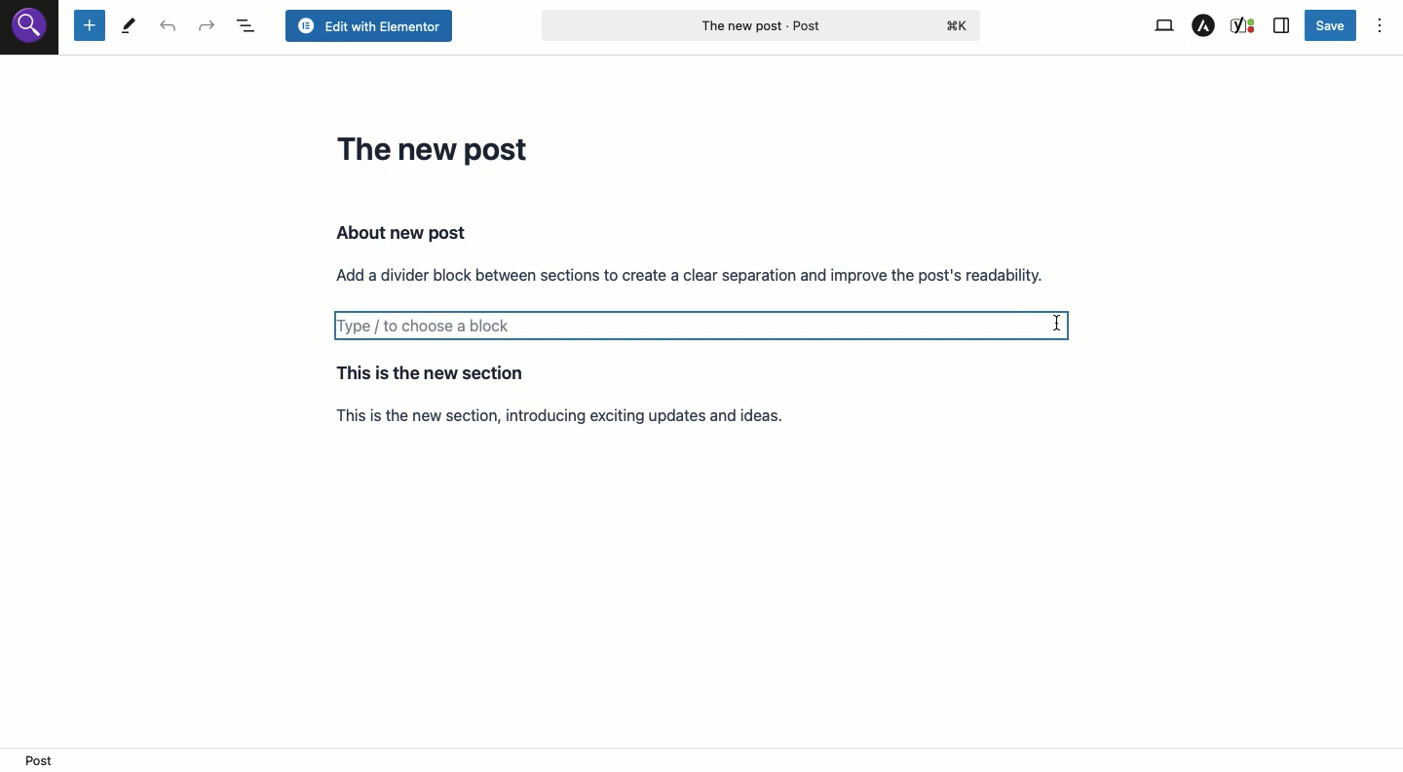 The width and height of the screenshot is (1403, 772). Describe the element at coordinates (703, 759) in the screenshot. I see `Location` at that location.